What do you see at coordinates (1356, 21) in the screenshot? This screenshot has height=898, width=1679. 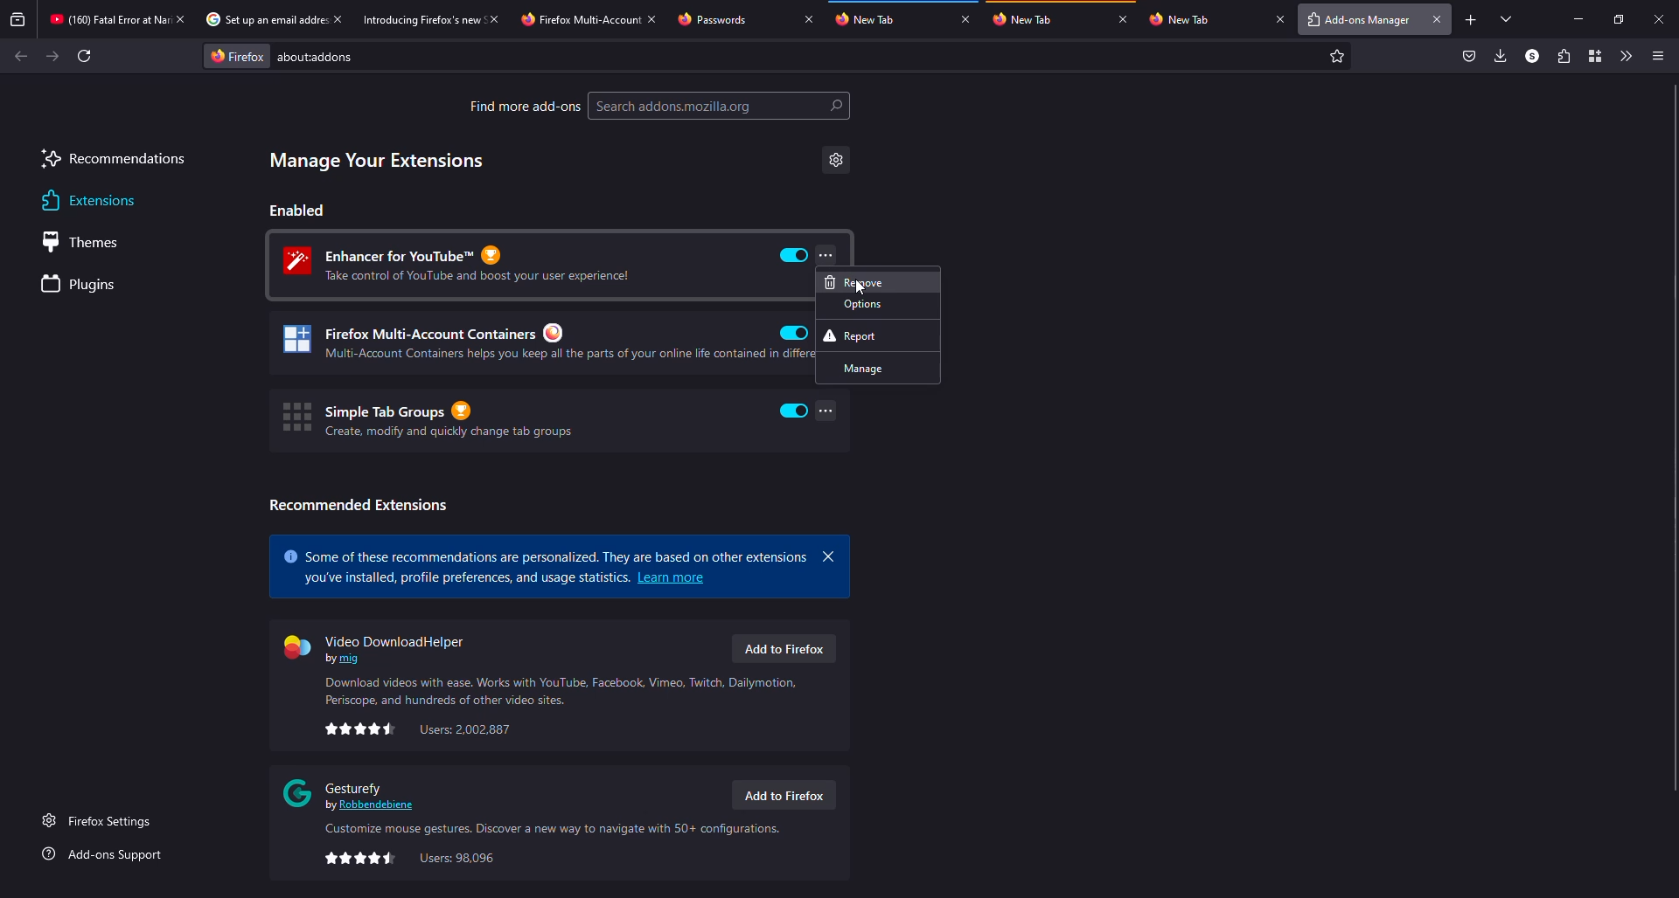 I see `add-ons manager` at bounding box center [1356, 21].